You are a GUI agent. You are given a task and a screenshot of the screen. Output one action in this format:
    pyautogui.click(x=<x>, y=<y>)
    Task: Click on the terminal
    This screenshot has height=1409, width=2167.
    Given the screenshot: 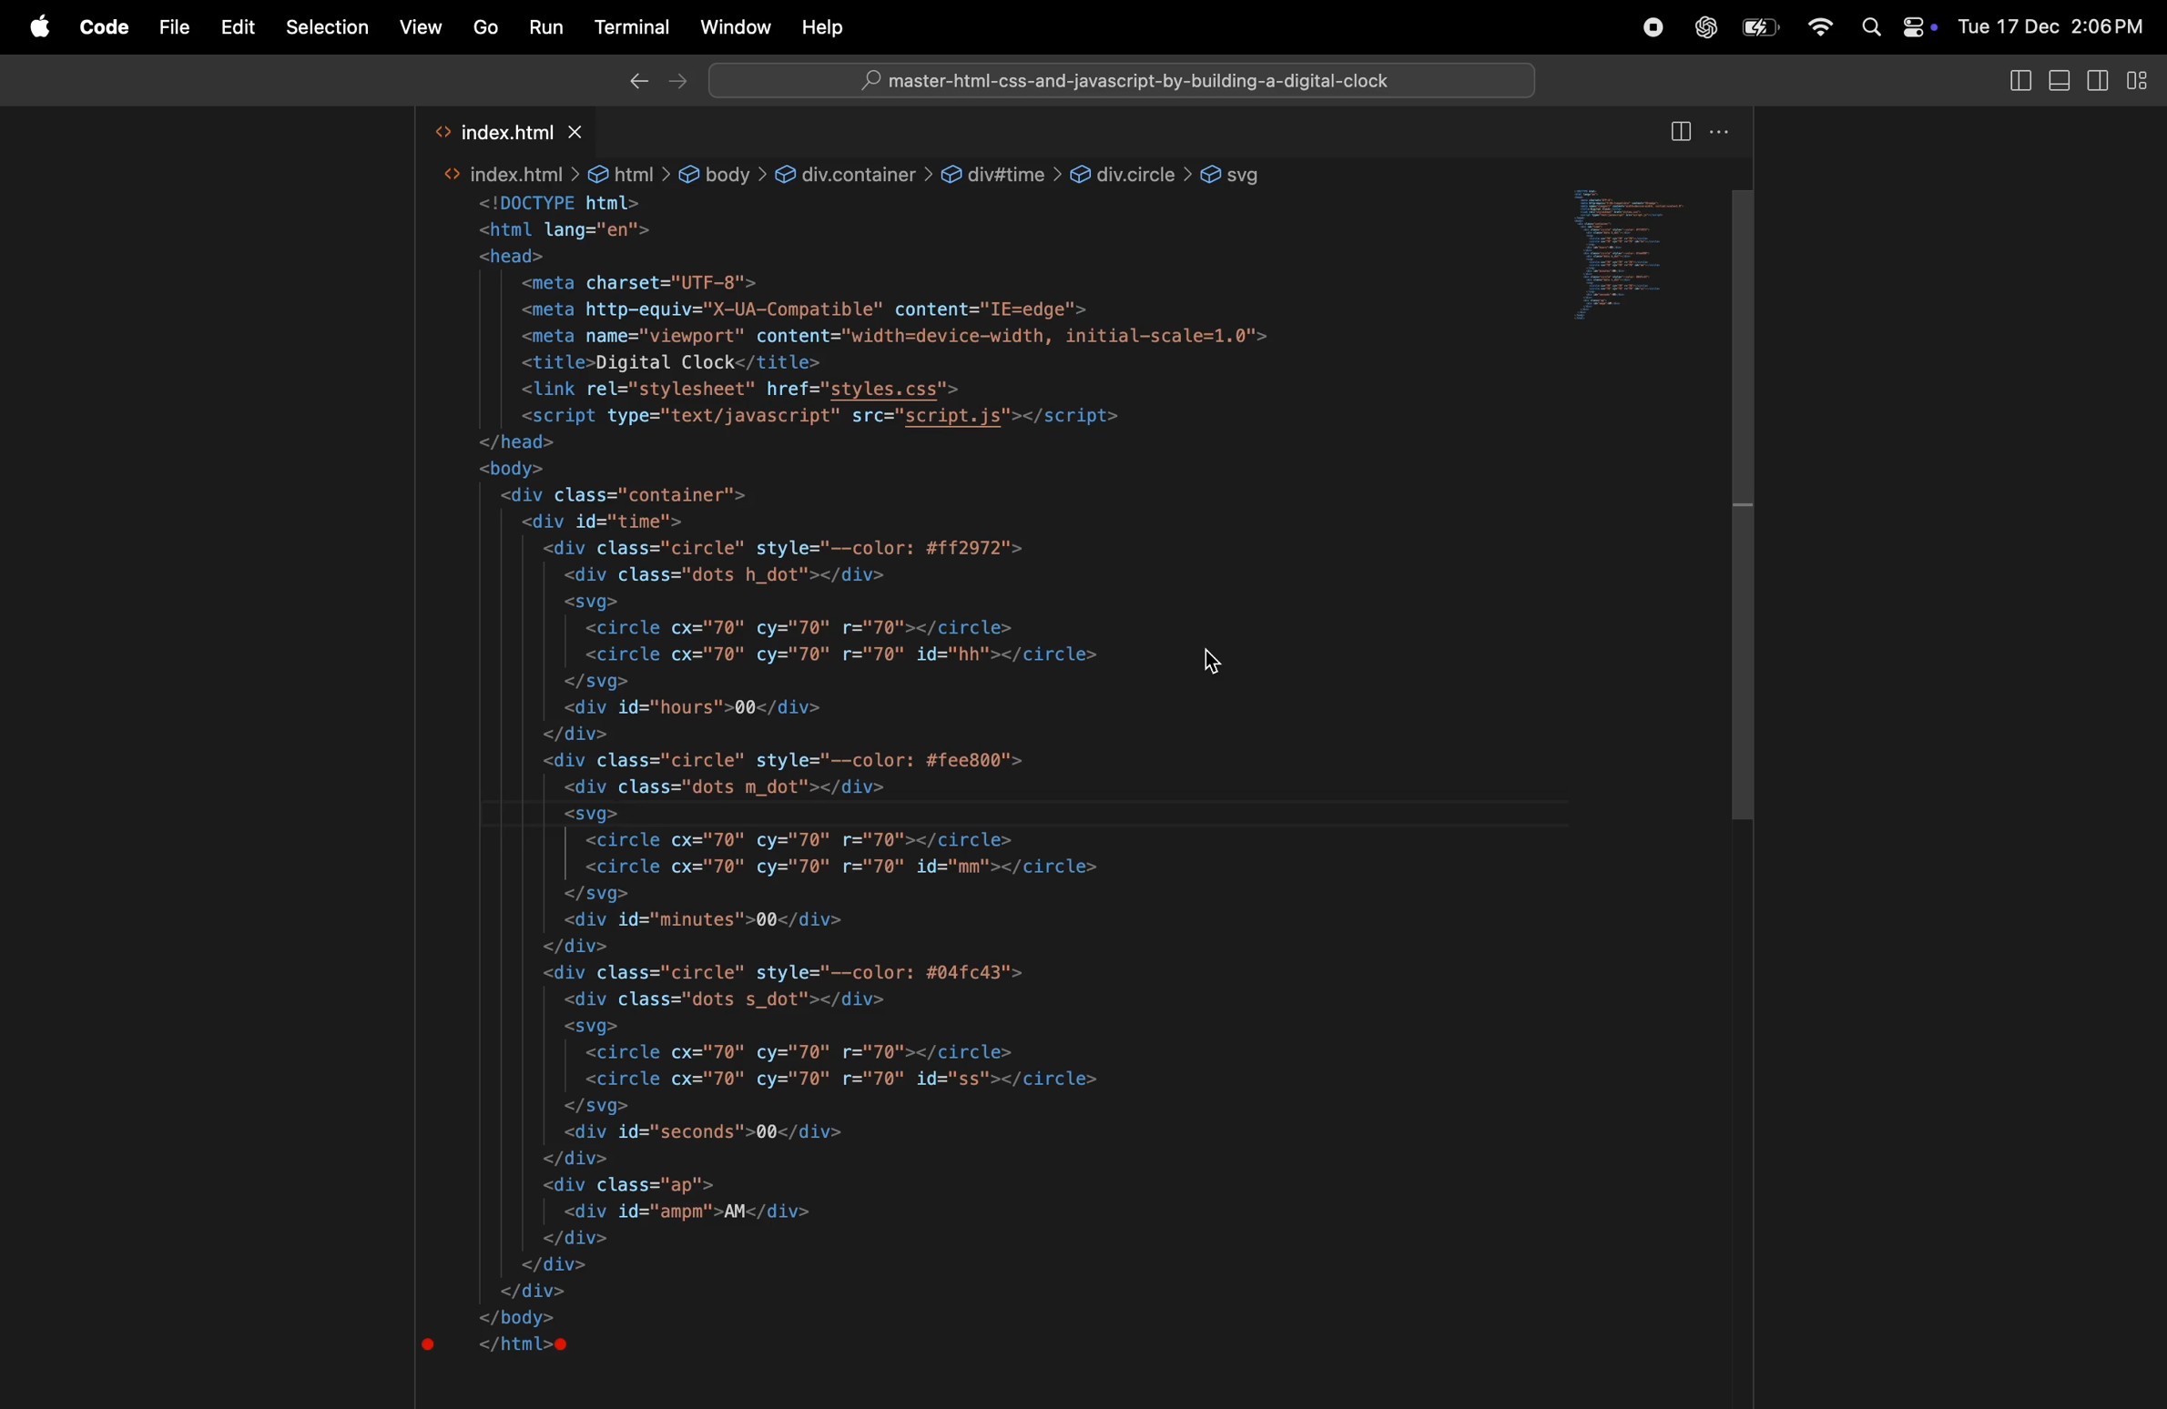 What is the action you would take?
    pyautogui.click(x=636, y=25)
    